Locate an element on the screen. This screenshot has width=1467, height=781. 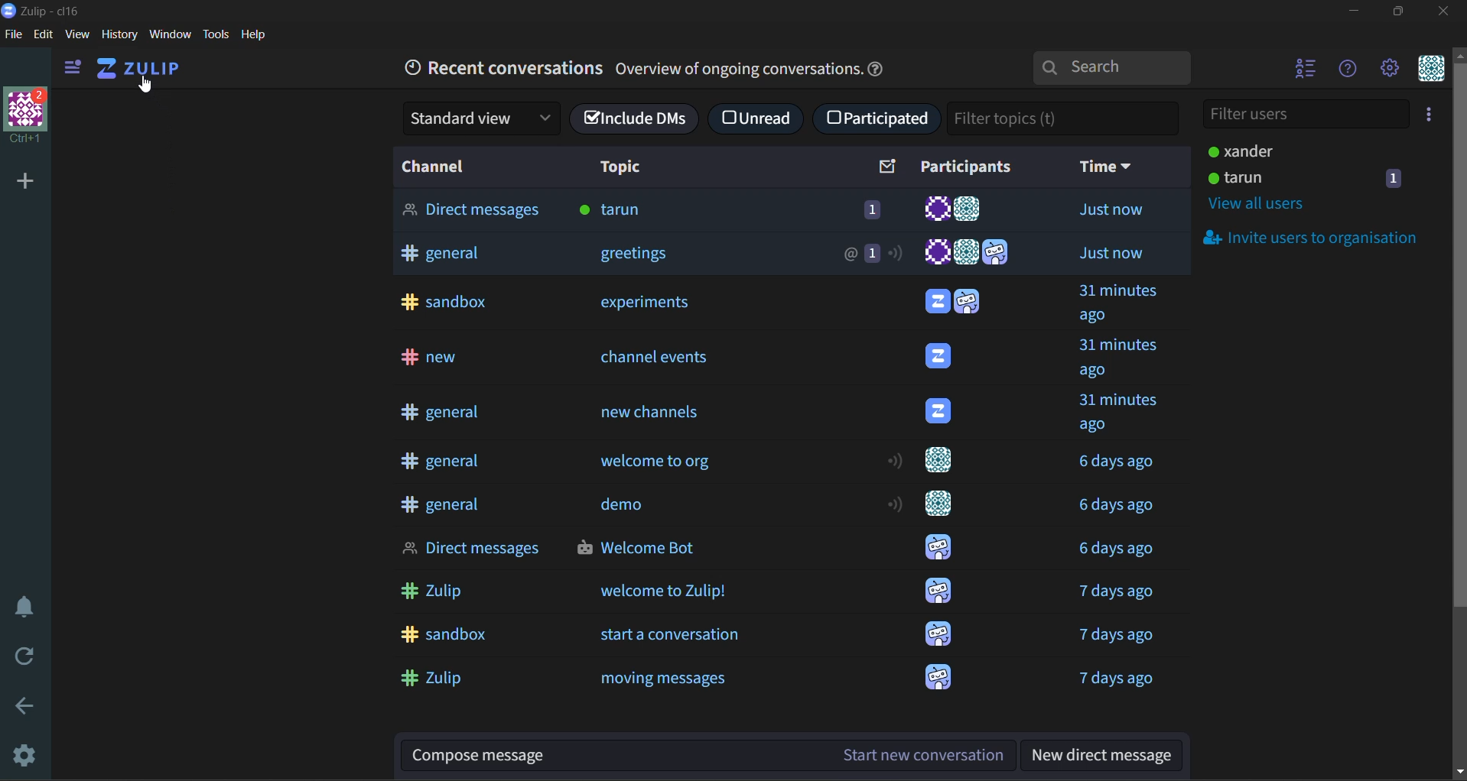
app name and organisation name is located at coordinates (46, 11).